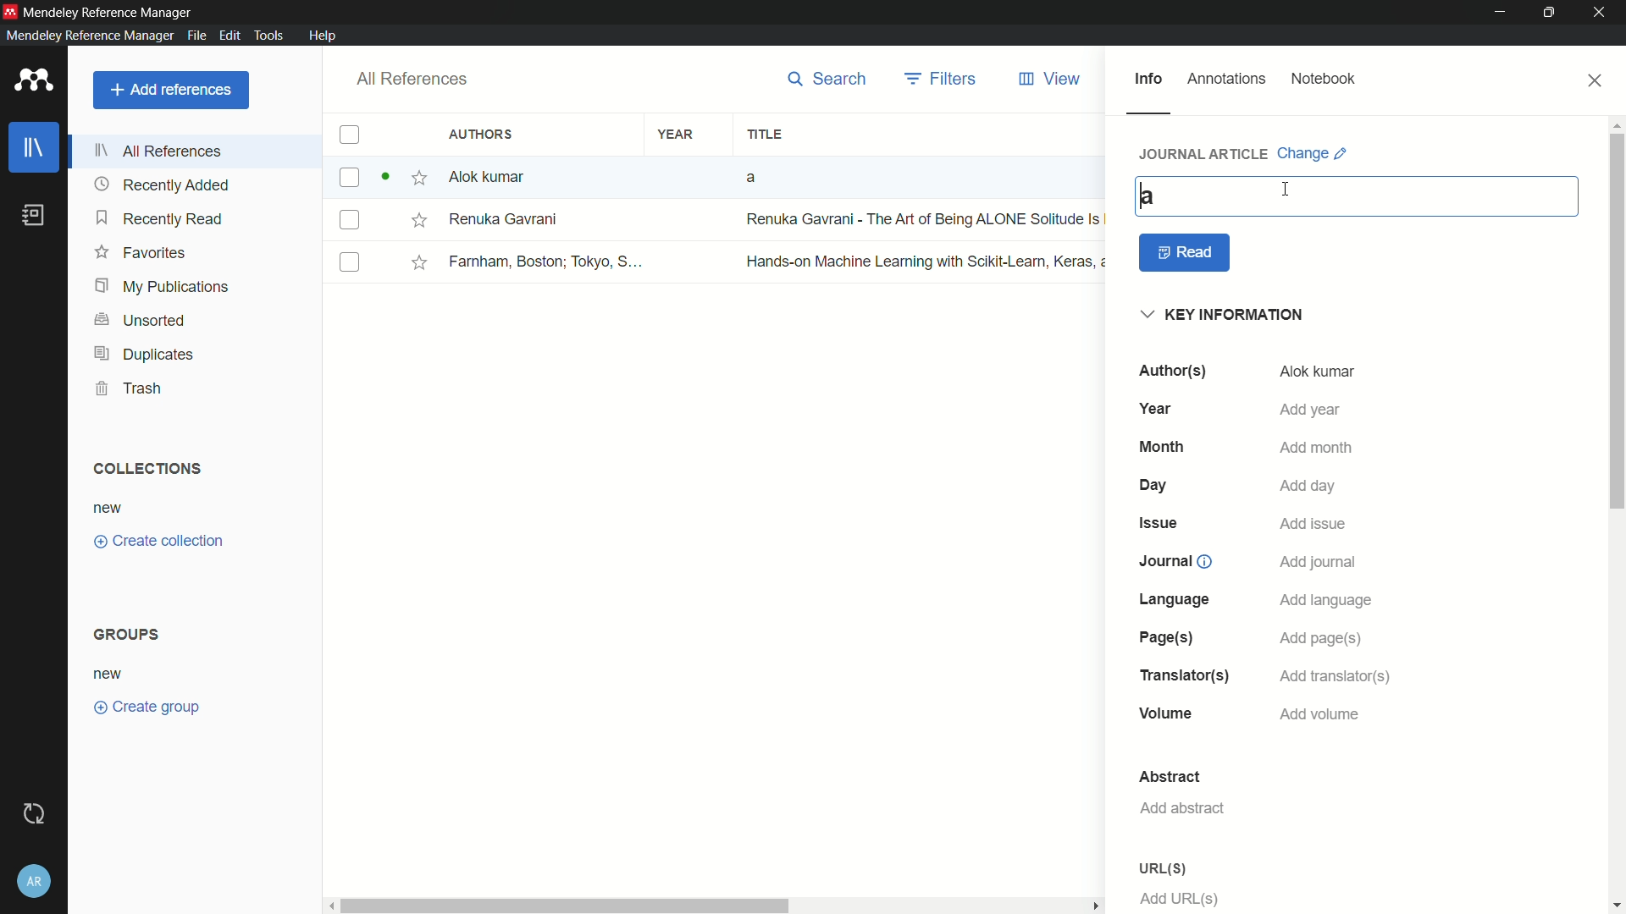 The image size is (1626, 914). What do you see at coordinates (1181, 808) in the screenshot?
I see `add abstract` at bounding box center [1181, 808].